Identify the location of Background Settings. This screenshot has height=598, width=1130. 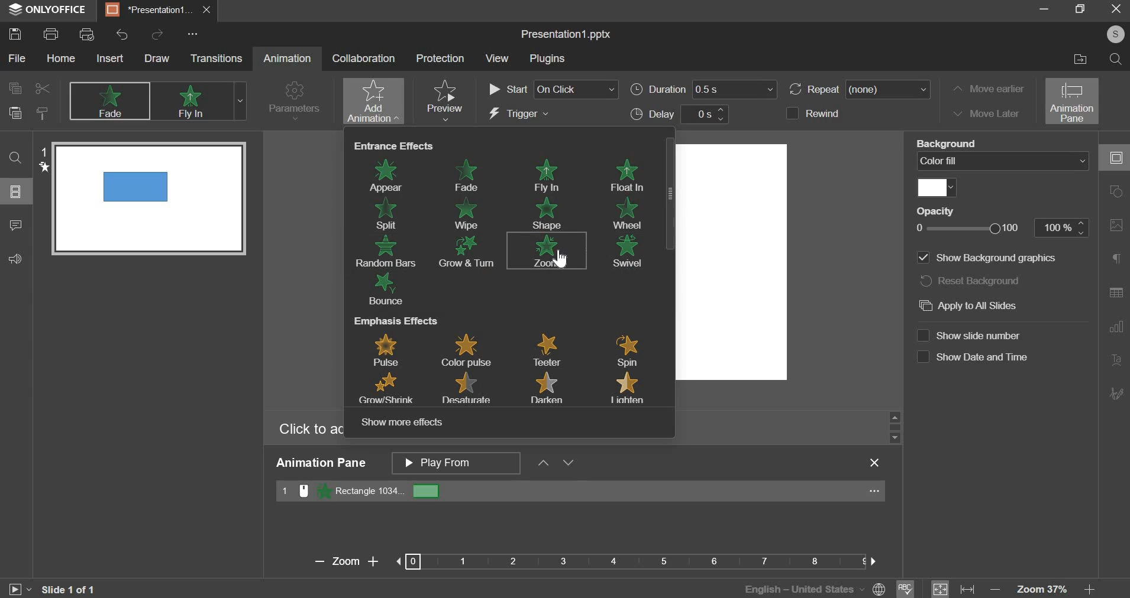
(1116, 225).